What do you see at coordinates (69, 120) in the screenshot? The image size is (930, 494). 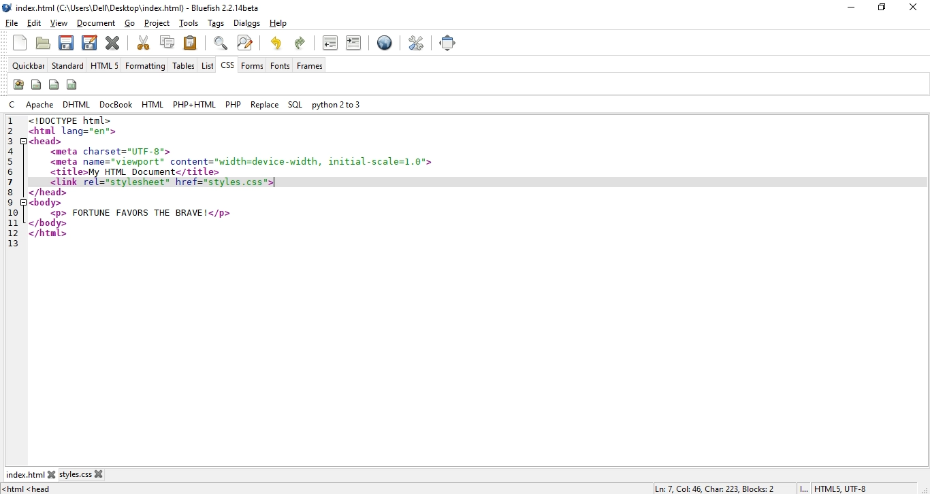 I see `<!DOCTYPE html>` at bounding box center [69, 120].